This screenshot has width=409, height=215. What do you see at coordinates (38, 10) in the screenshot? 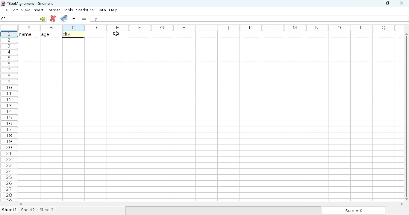
I see `insert` at bounding box center [38, 10].